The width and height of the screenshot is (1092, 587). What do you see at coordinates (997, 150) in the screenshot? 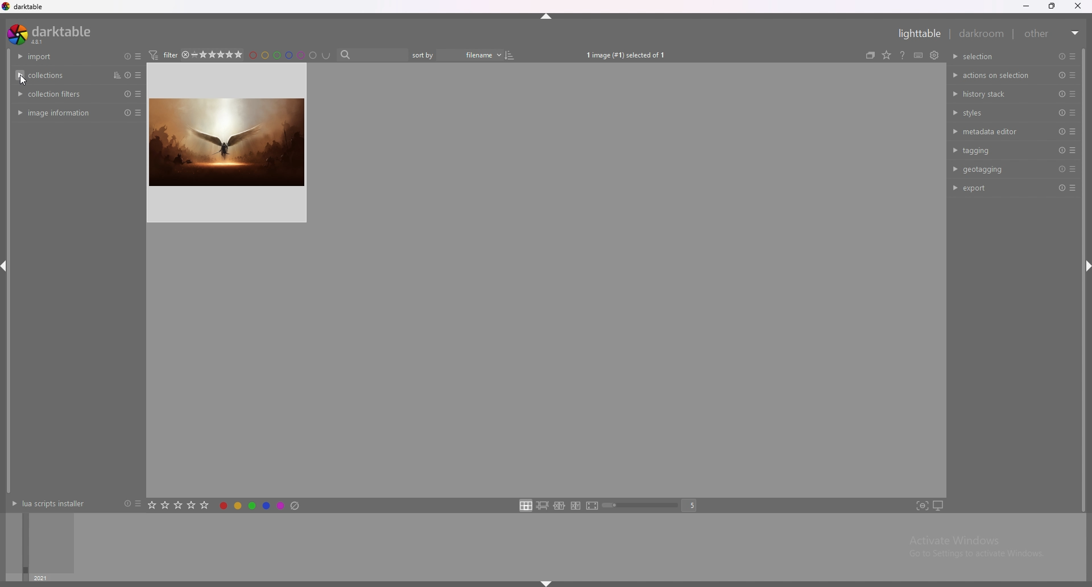
I see `tagging` at bounding box center [997, 150].